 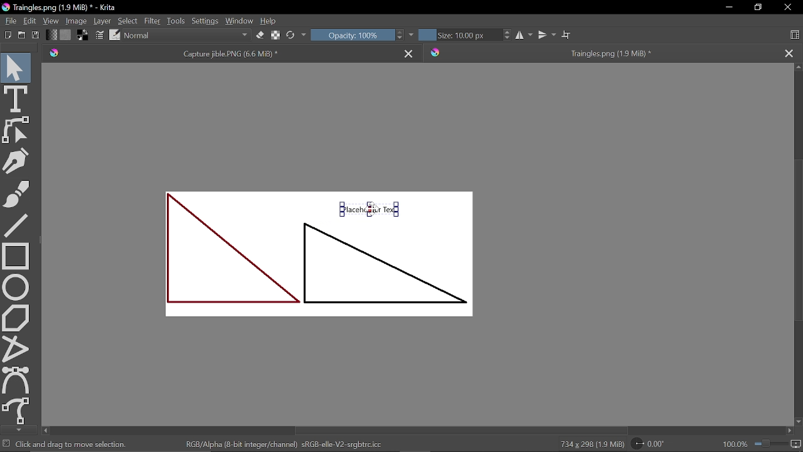 What do you see at coordinates (61, 8) in the screenshot?
I see `Traingles.png (1.9 MiB) * - Krita` at bounding box center [61, 8].